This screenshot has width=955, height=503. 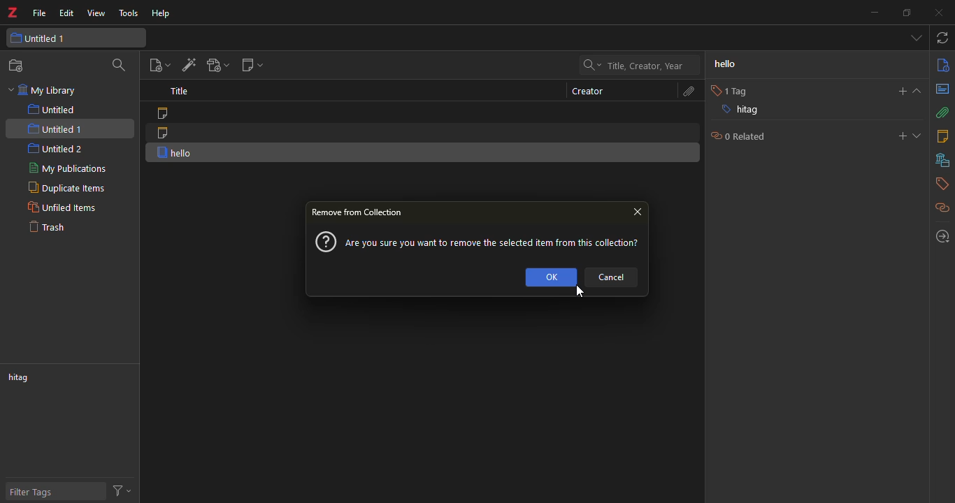 I want to click on attach, so click(x=683, y=93).